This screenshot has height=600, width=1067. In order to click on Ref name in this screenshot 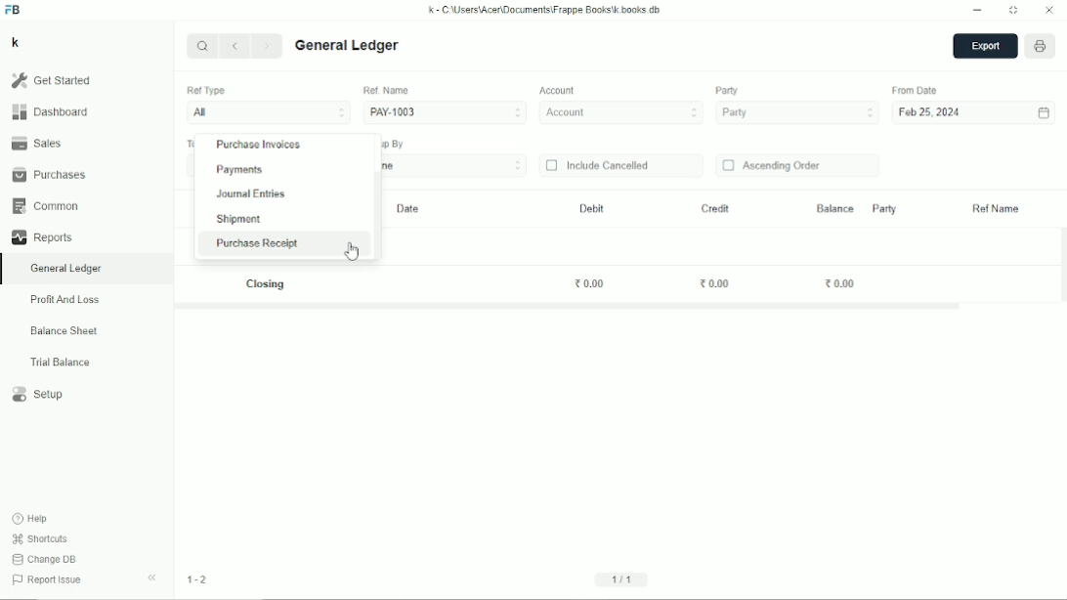, I will do `click(997, 209)`.